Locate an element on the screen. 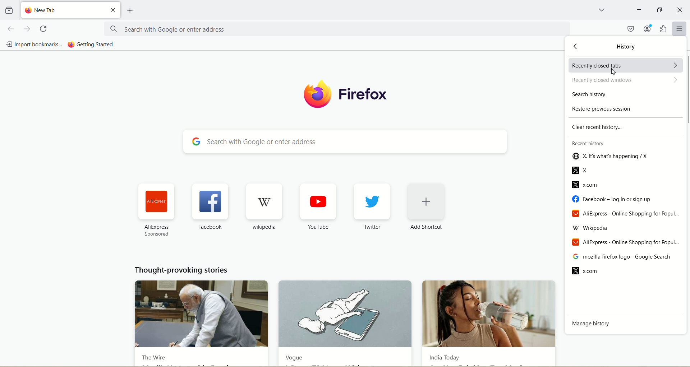 This screenshot has height=367, width=690. wikipedia is located at coordinates (263, 227).